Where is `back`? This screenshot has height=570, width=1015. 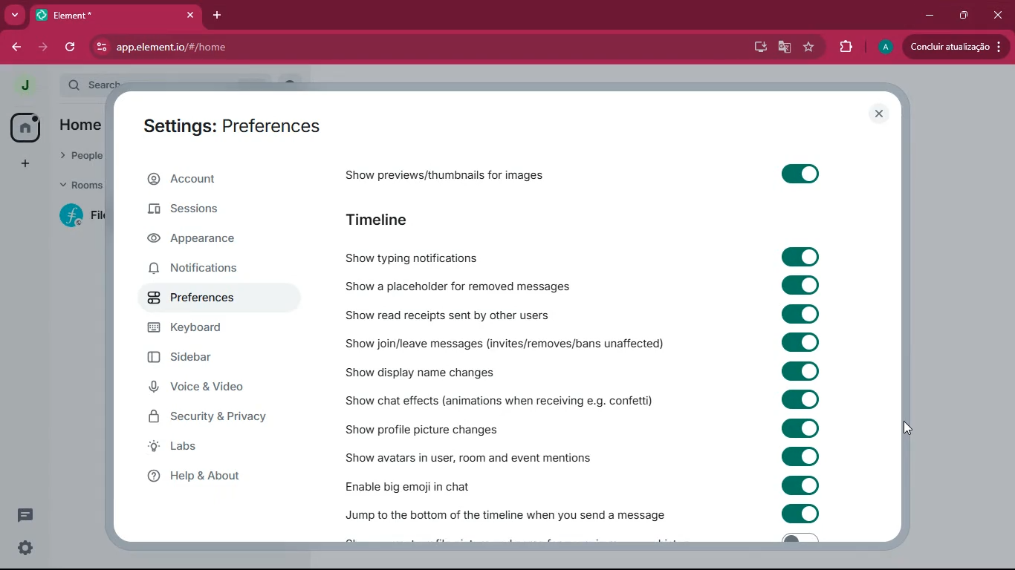 back is located at coordinates (14, 47).